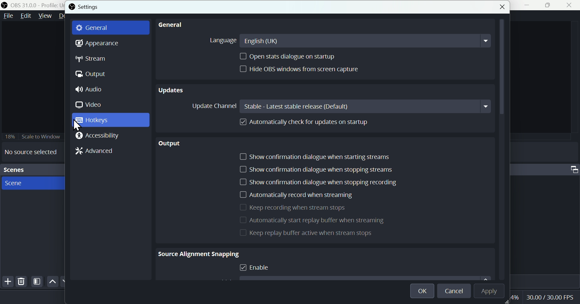 The image size is (580, 304). What do you see at coordinates (96, 59) in the screenshot?
I see `Stream` at bounding box center [96, 59].